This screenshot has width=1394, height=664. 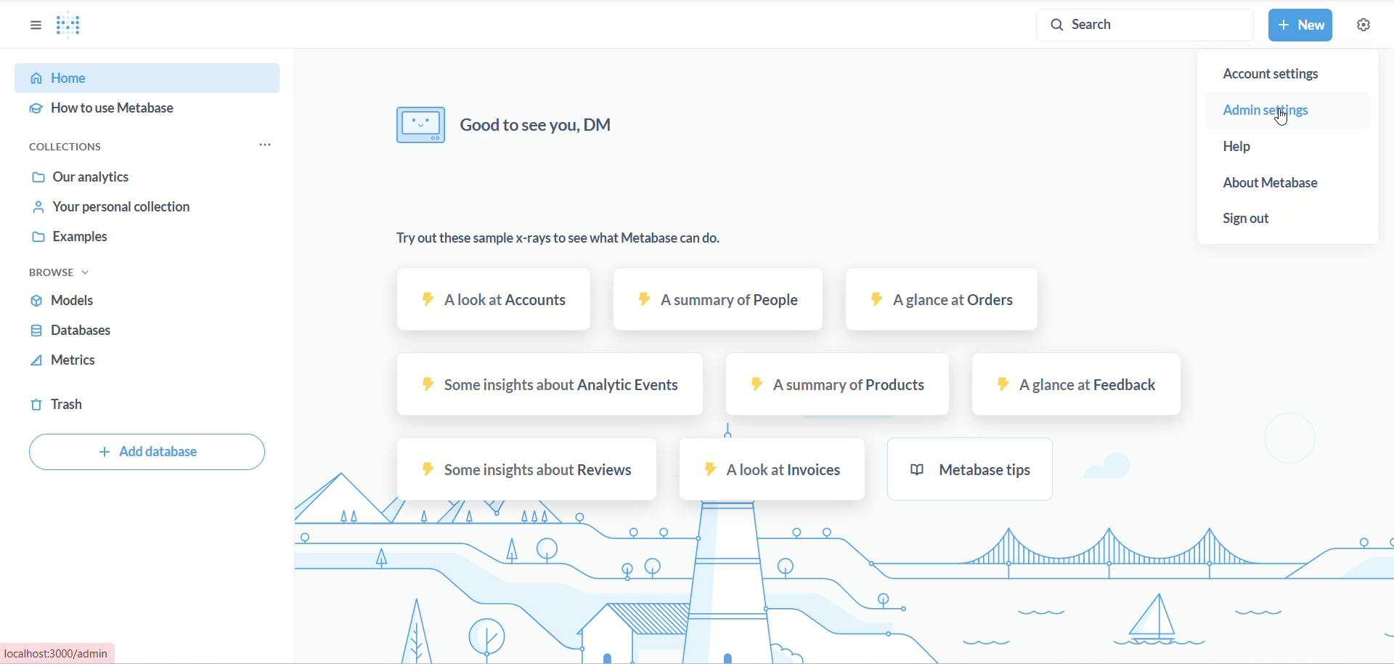 What do you see at coordinates (970, 469) in the screenshot?
I see `metabase tips` at bounding box center [970, 469].